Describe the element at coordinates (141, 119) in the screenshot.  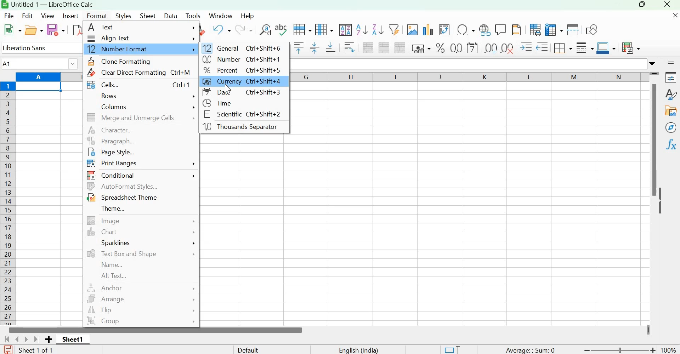
I see `Merge and unmerge cells` at that location.